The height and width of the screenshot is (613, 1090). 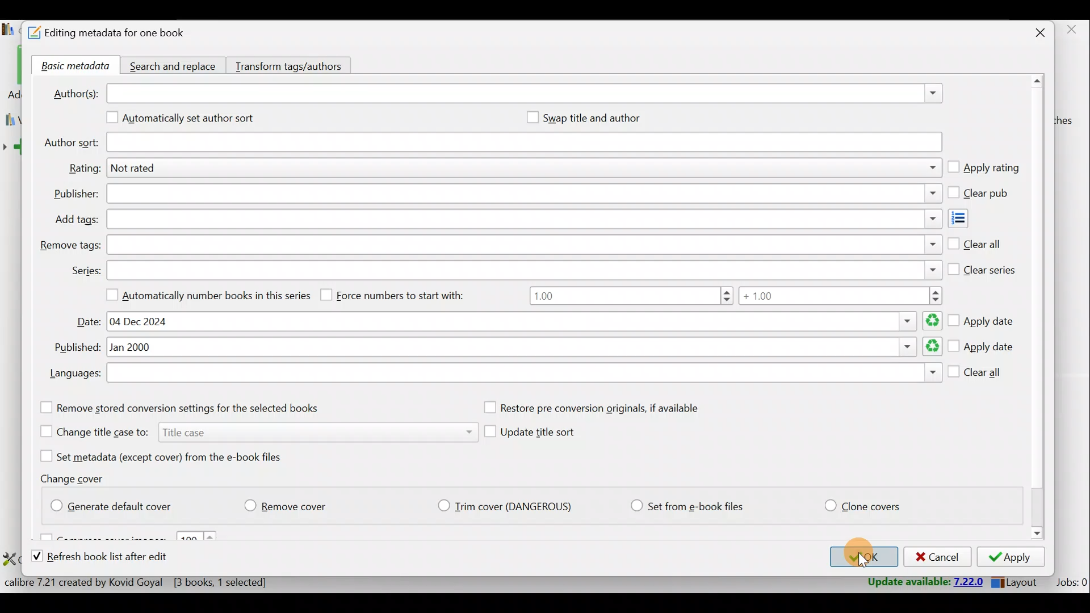 What do you see at coordinates (72, 66) in the screenshot?
I see `Basic metadata` at bounding box center [72, 66].